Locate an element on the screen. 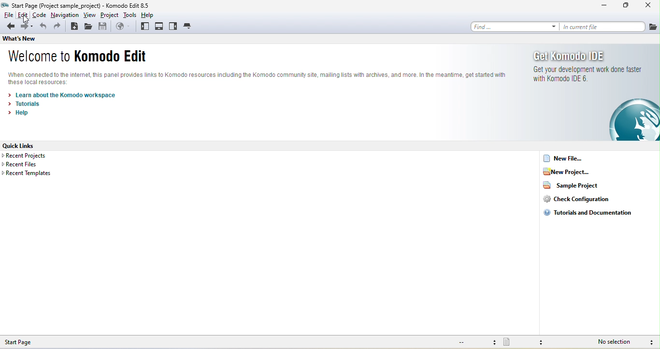 This screenshot has width=660, height=349. file is located at coordinates (7, 15).